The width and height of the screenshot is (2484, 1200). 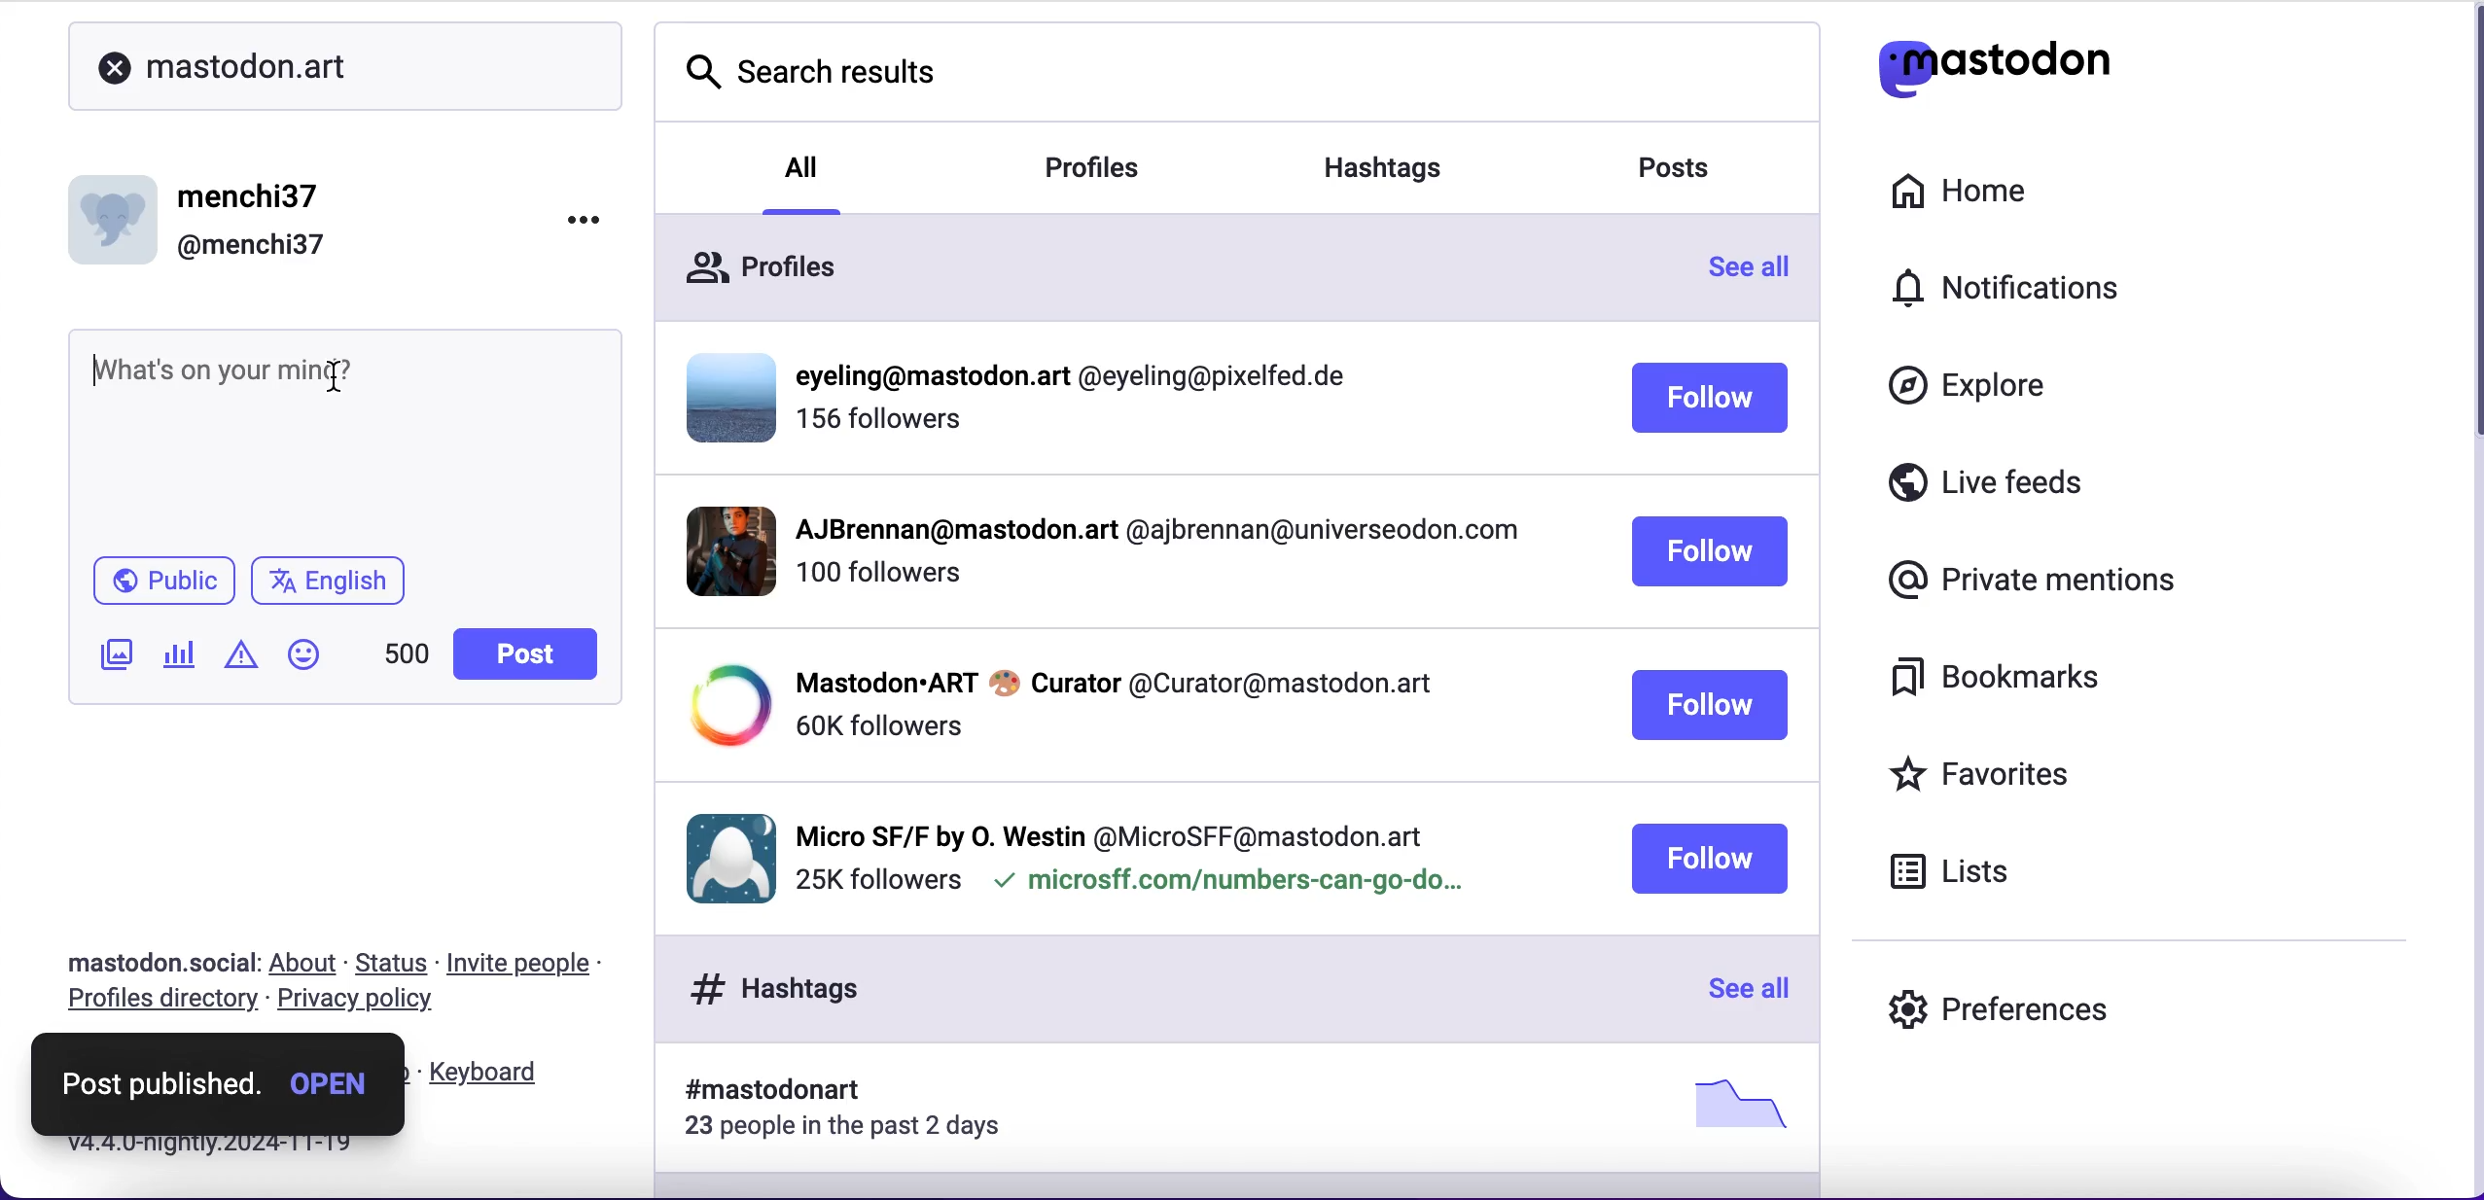 I want to click on follow, so click(x=1708, y=859).